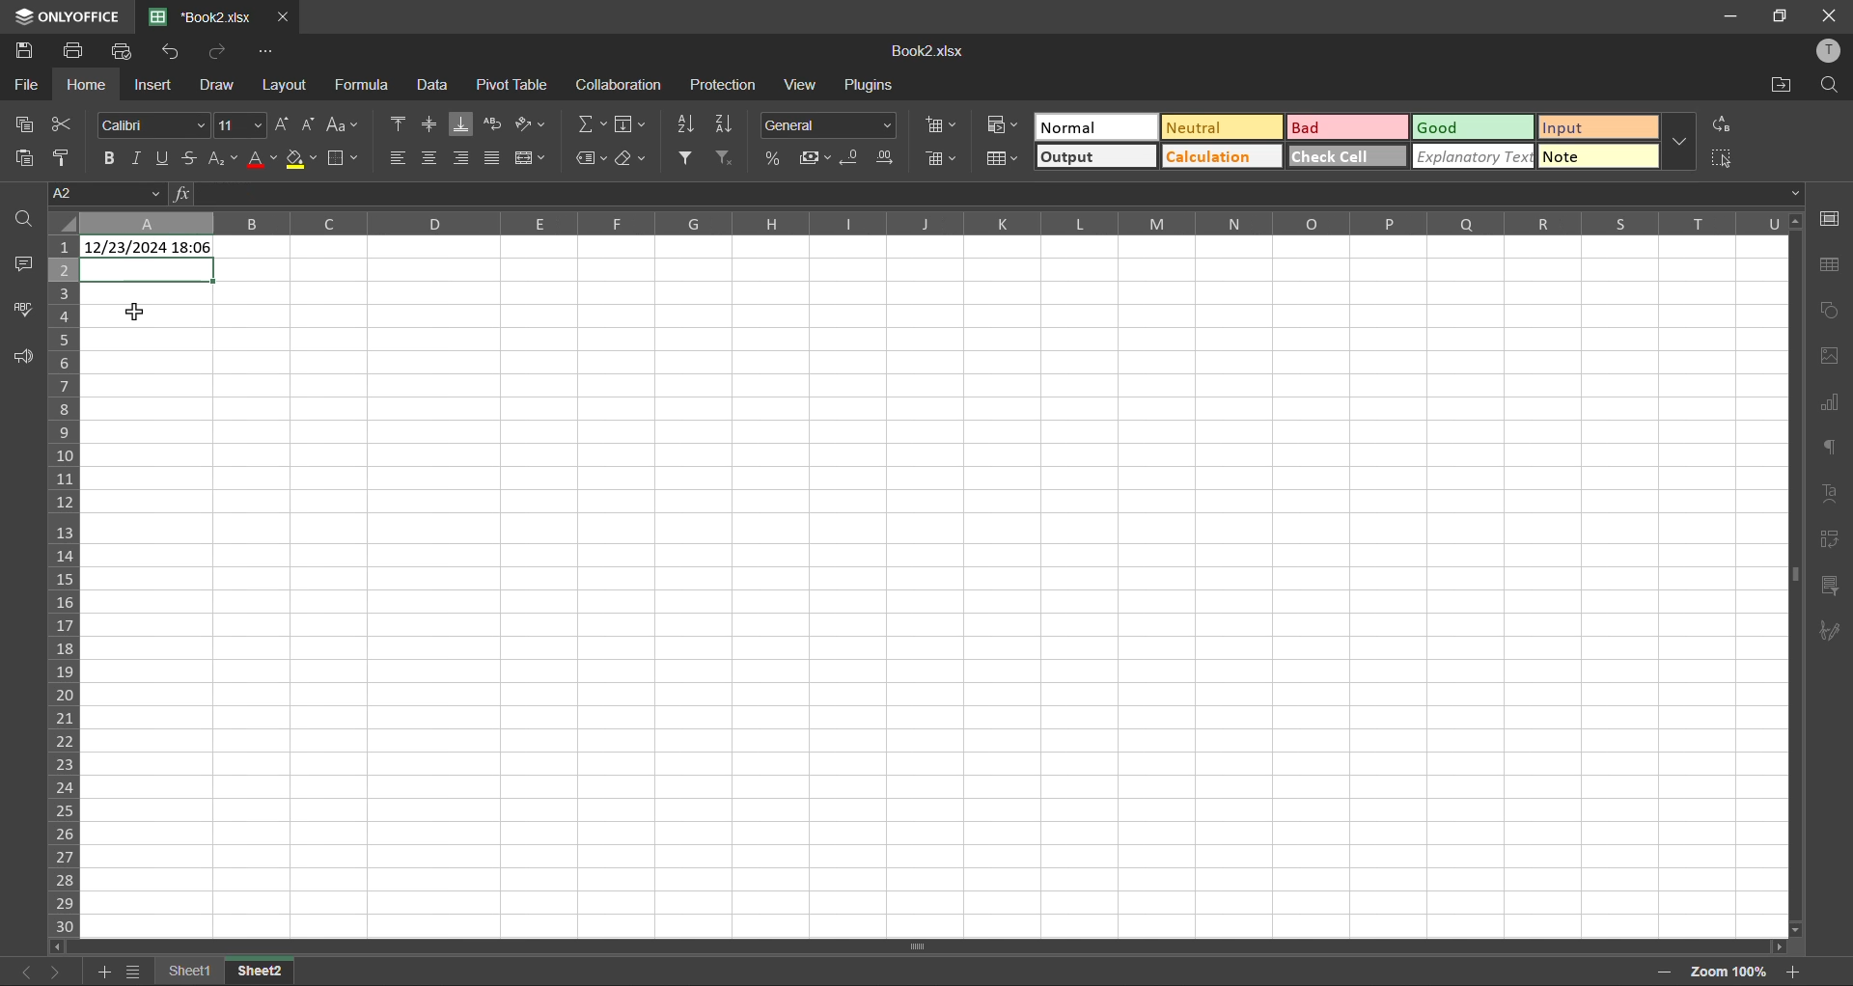  Describe the element at coordinates (1828, 402) in the screenshot. I see `charts` at that location.